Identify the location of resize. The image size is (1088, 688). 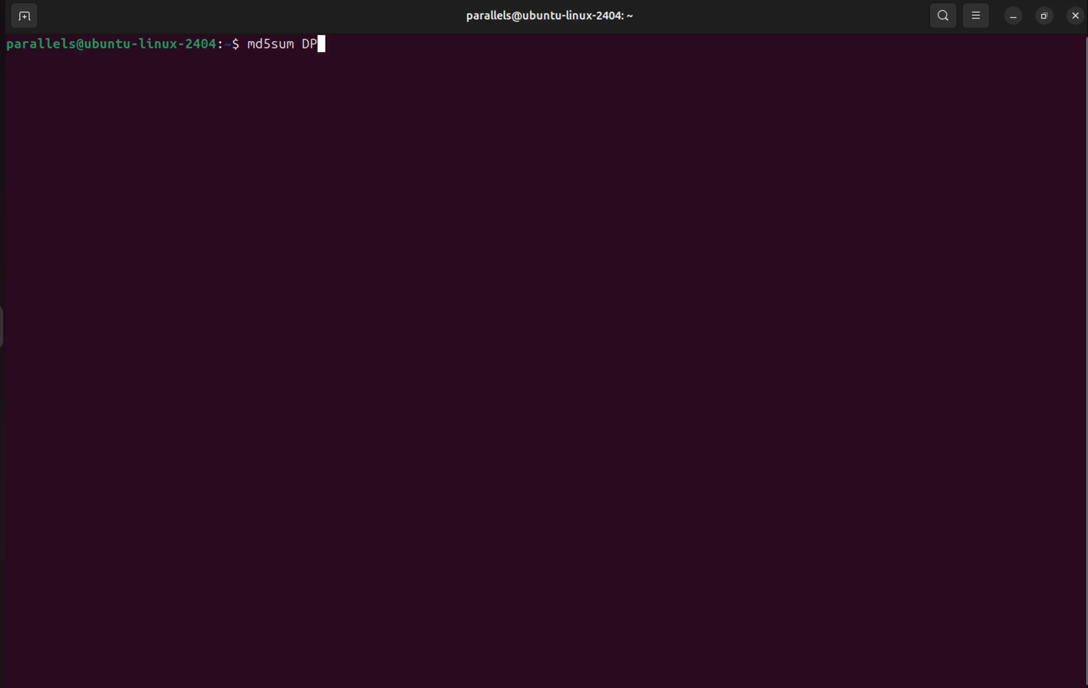
(1043, 15).